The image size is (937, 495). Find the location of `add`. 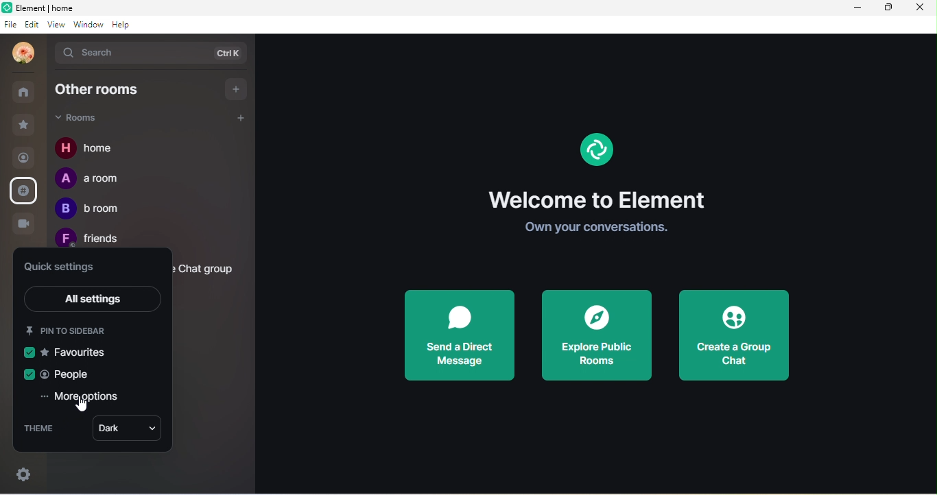

add is located at coordinates (237, 88).